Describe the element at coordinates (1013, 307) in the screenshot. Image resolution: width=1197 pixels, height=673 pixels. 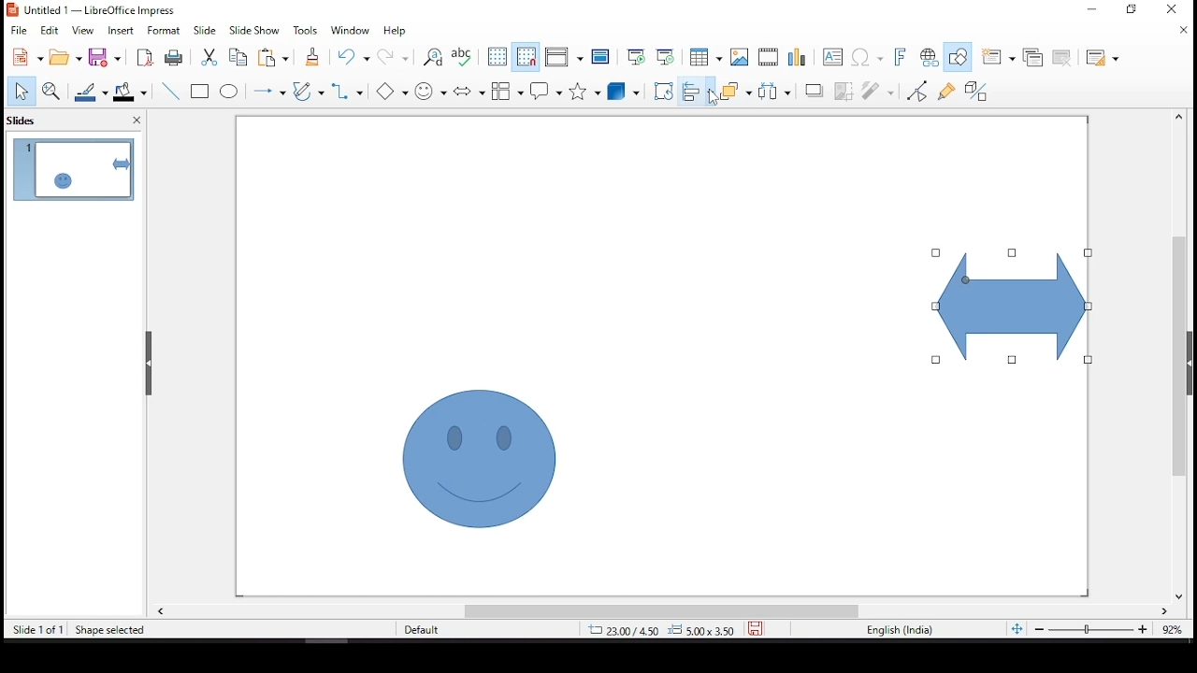
I see `shape` at that location.